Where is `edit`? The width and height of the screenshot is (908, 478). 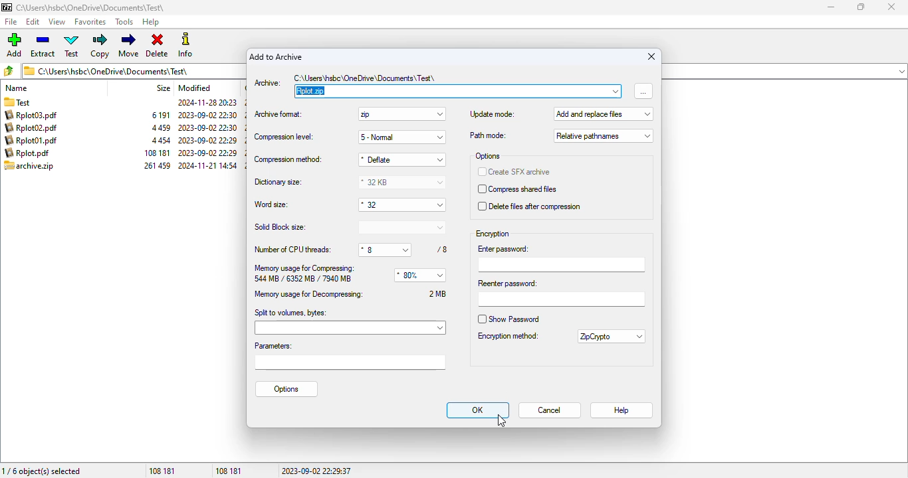 edit is located at coordinates (33, 21).